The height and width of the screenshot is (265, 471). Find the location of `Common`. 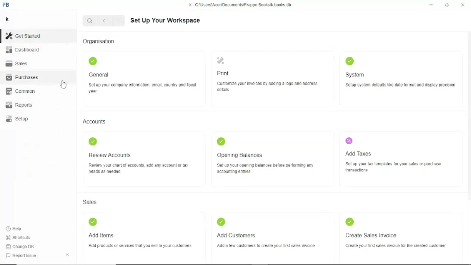

Common is located at coordinates (20, 91).